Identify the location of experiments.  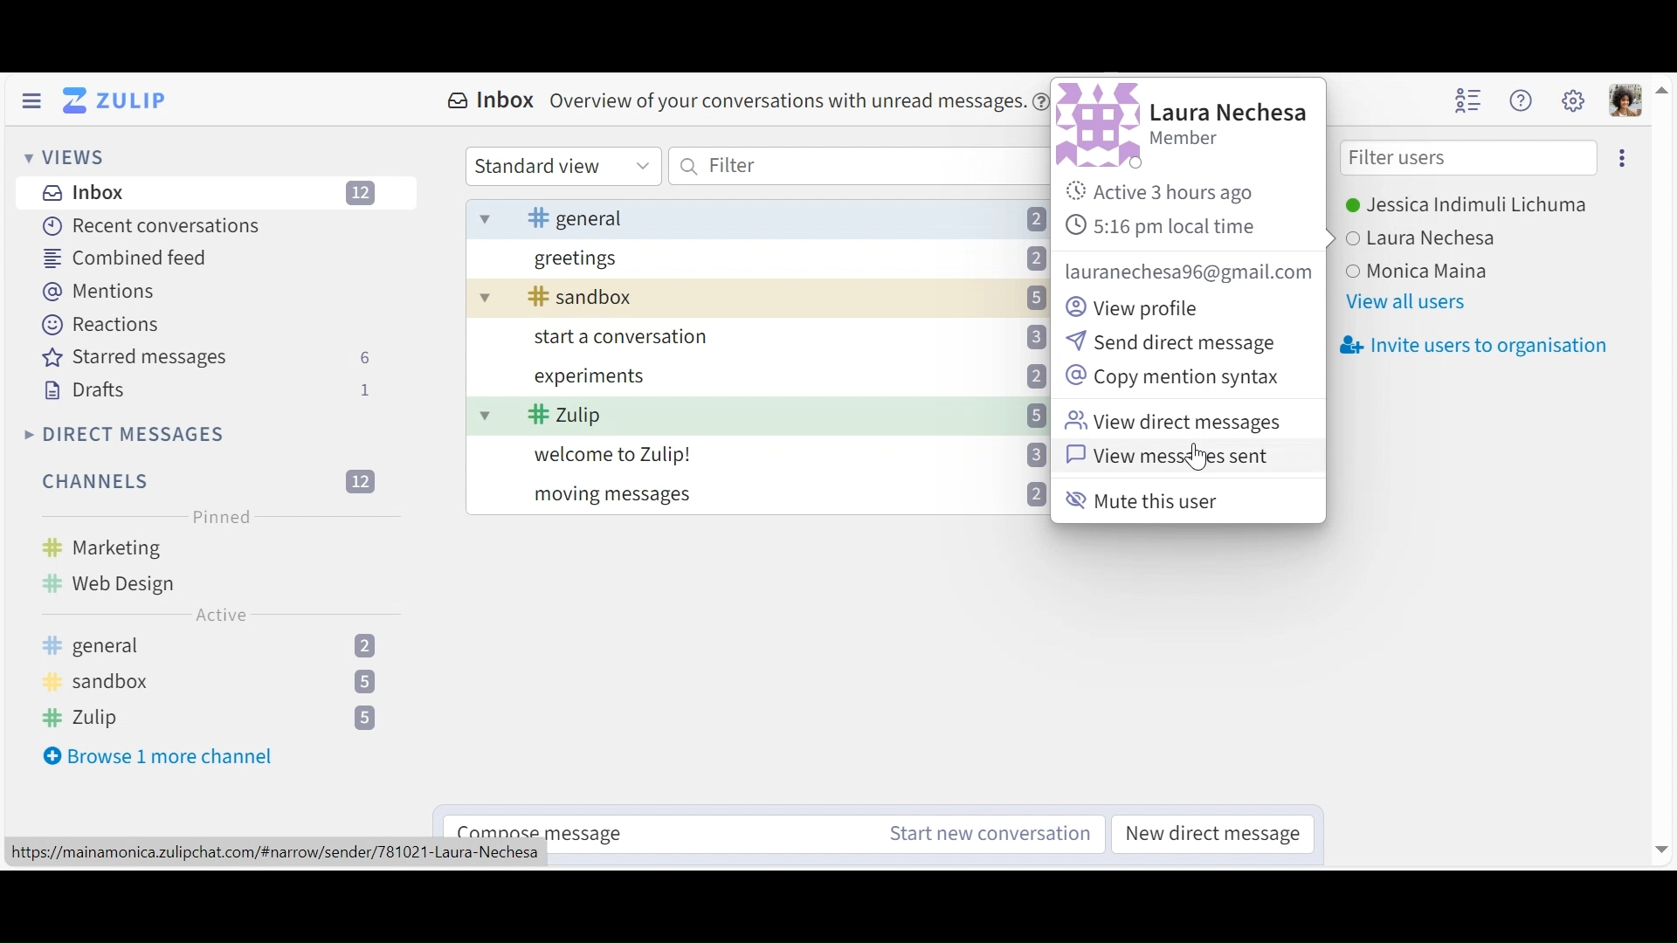
(779, 380).